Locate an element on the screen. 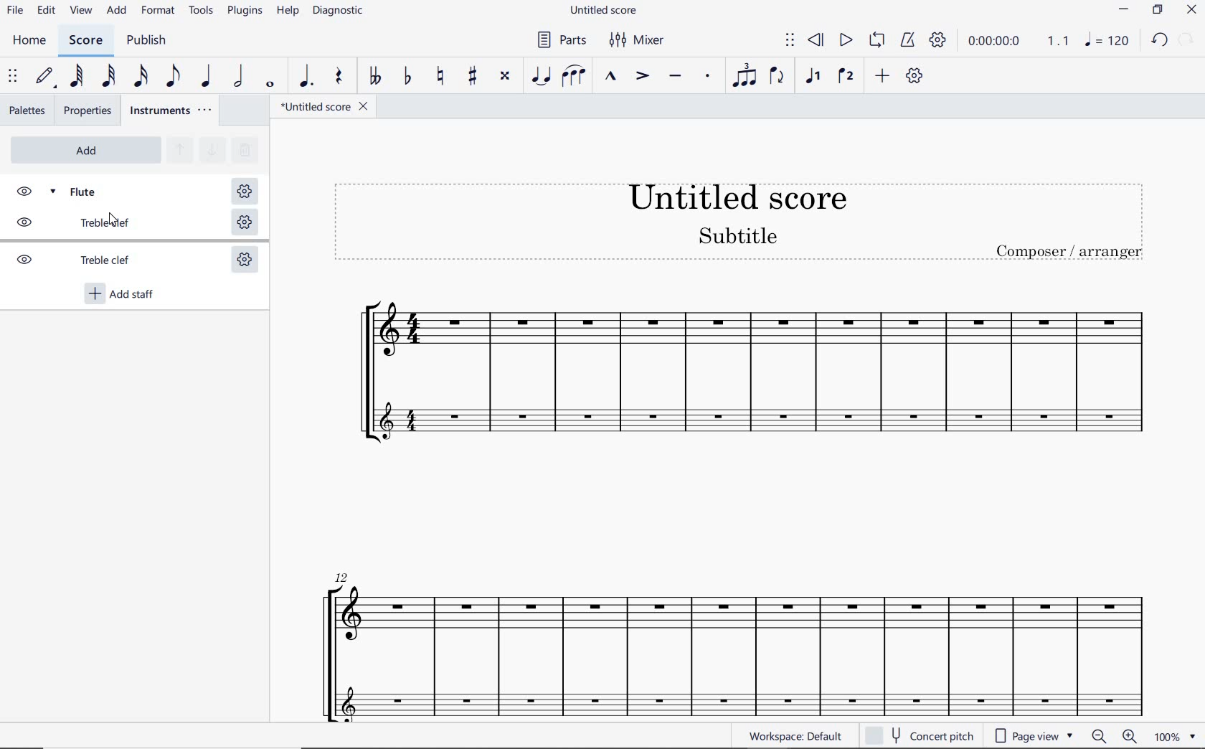  PARTS is located at coordinates (562, 40).